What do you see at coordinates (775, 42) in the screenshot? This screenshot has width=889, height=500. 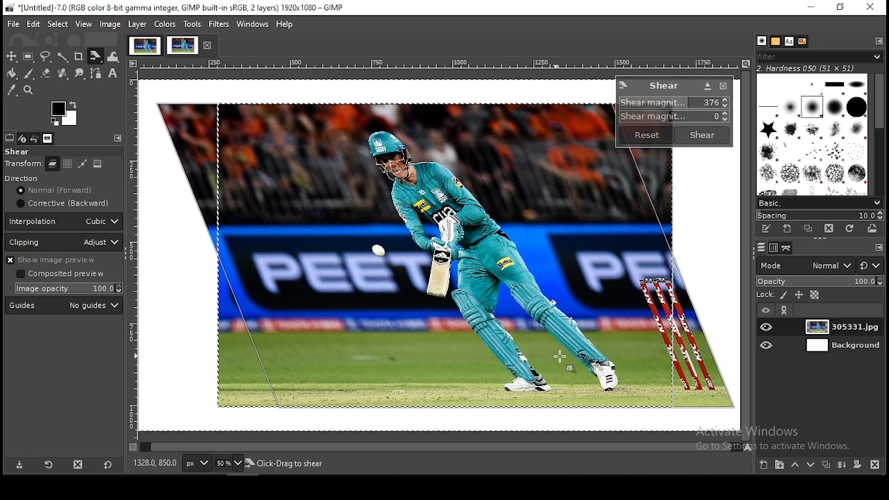 I see `brushes` at bounding box center [775, 42].